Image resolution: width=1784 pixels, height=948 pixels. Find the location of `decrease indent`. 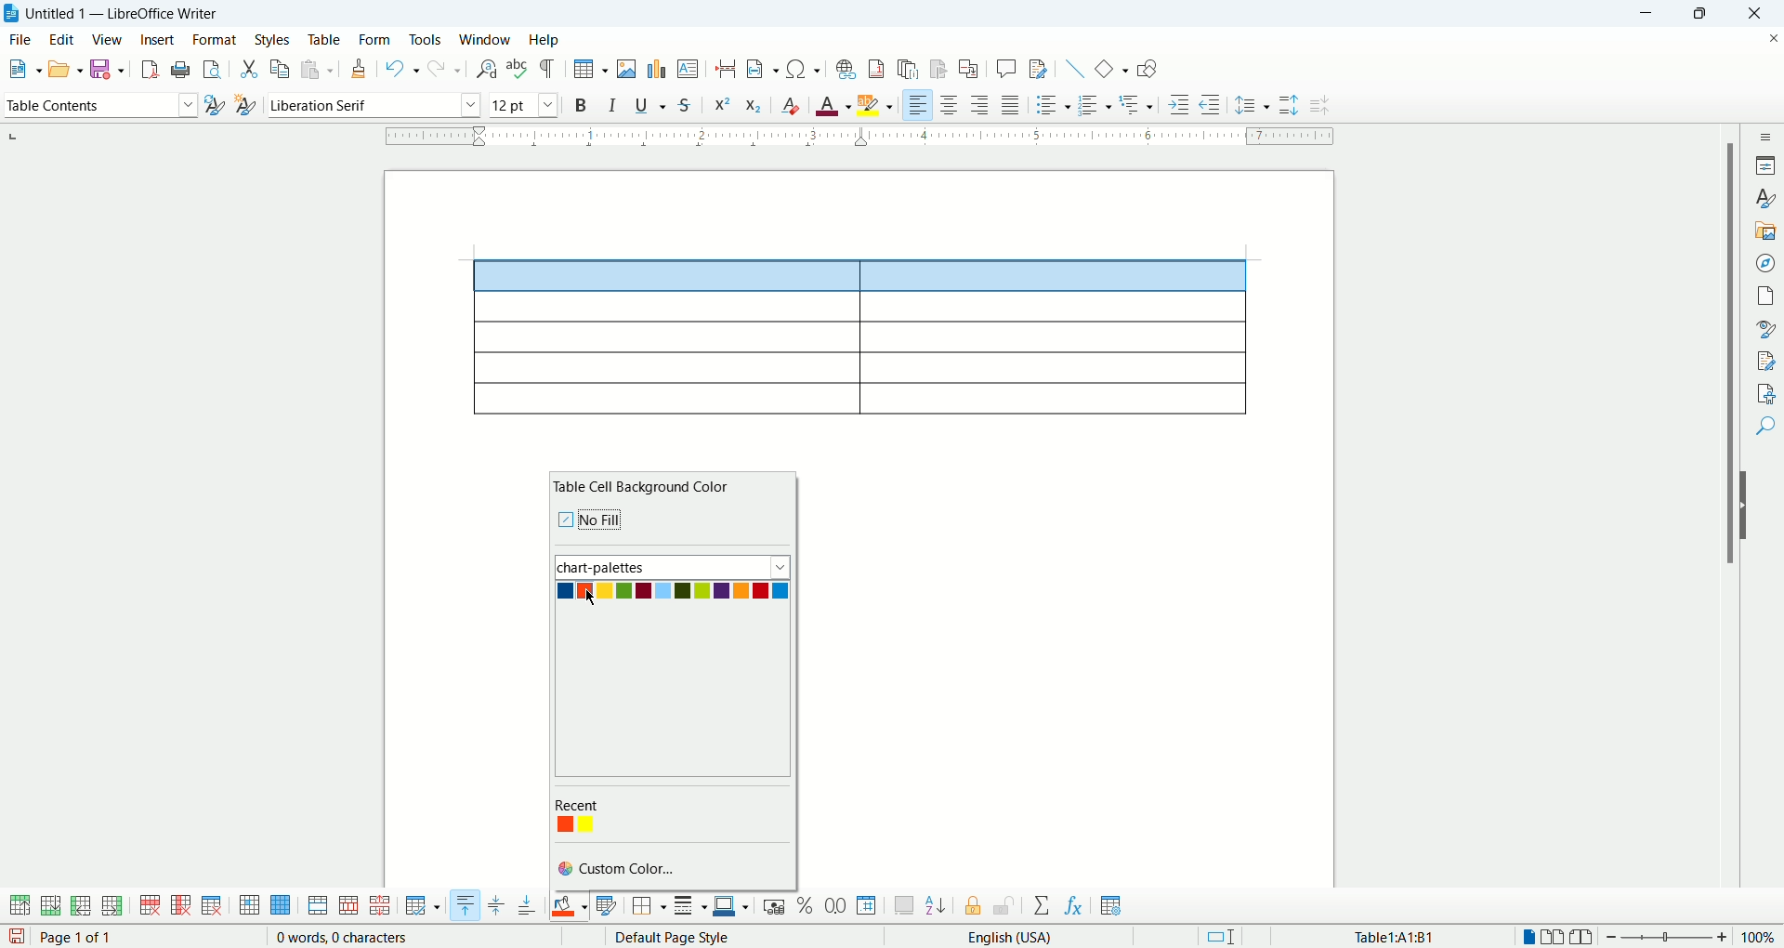

decrease indent is located at coordinates (1210, 103).